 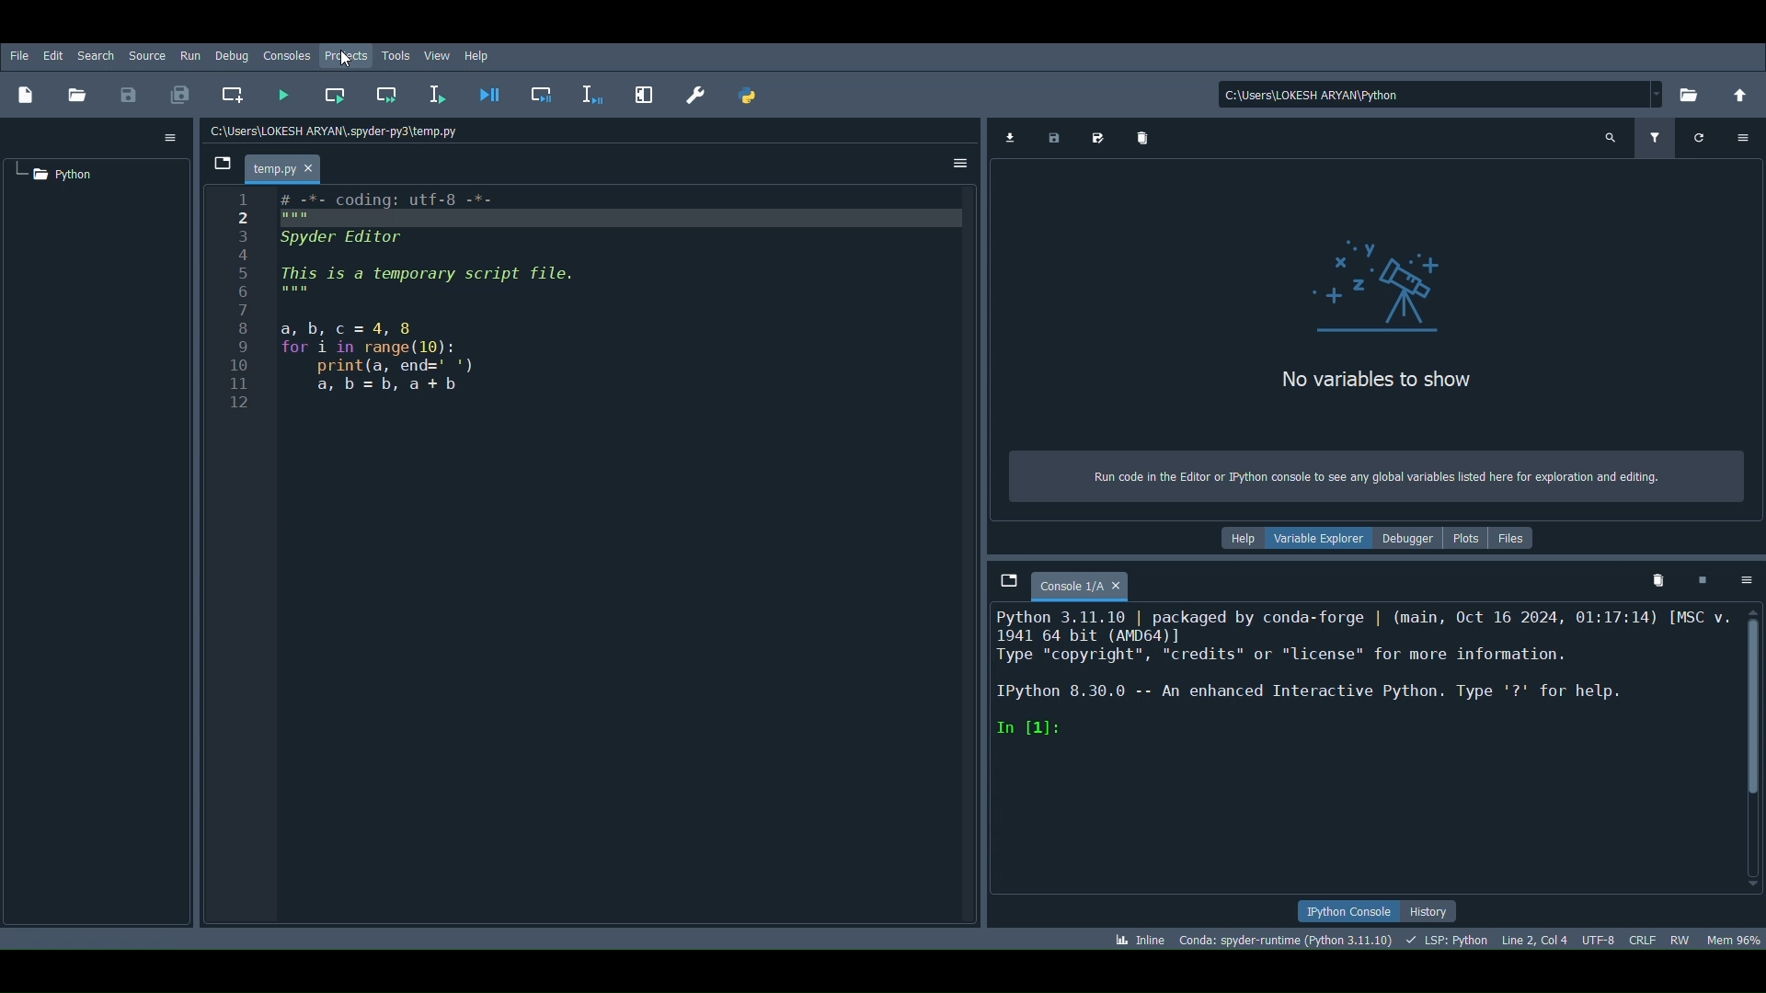 I want to click on Debugger, so click(x=1412, y=539).